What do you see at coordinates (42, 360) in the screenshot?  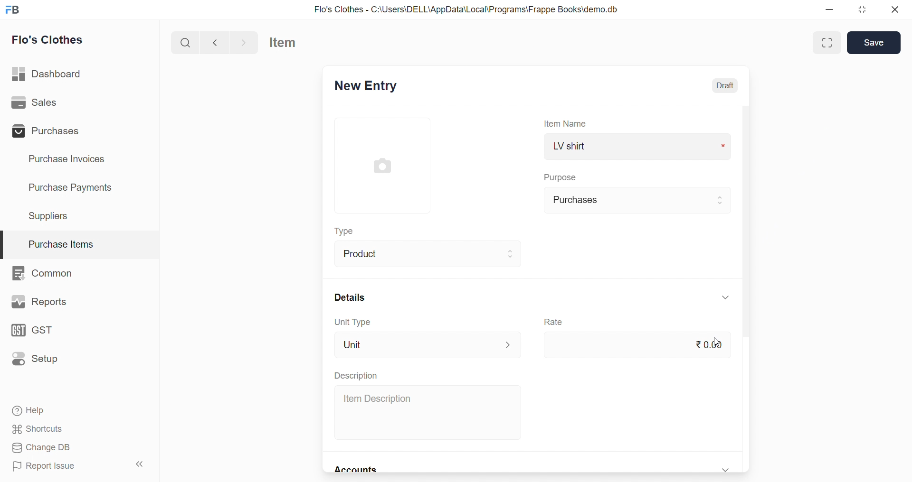 I see `Setup` at bounding box center [42, 360].